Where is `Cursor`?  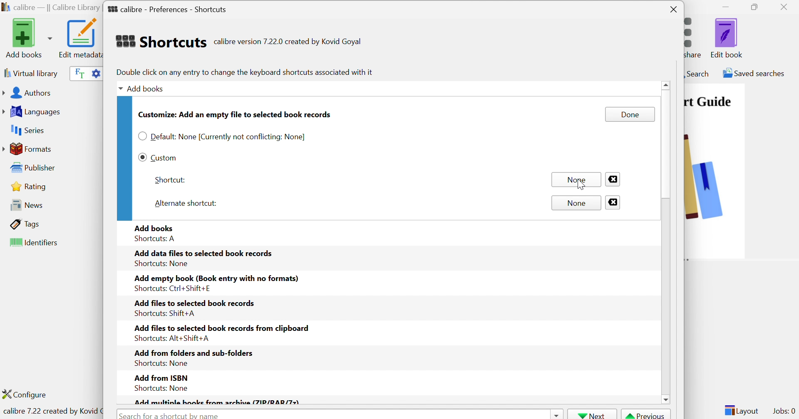
Cursor is located at coordinates (579, 184).